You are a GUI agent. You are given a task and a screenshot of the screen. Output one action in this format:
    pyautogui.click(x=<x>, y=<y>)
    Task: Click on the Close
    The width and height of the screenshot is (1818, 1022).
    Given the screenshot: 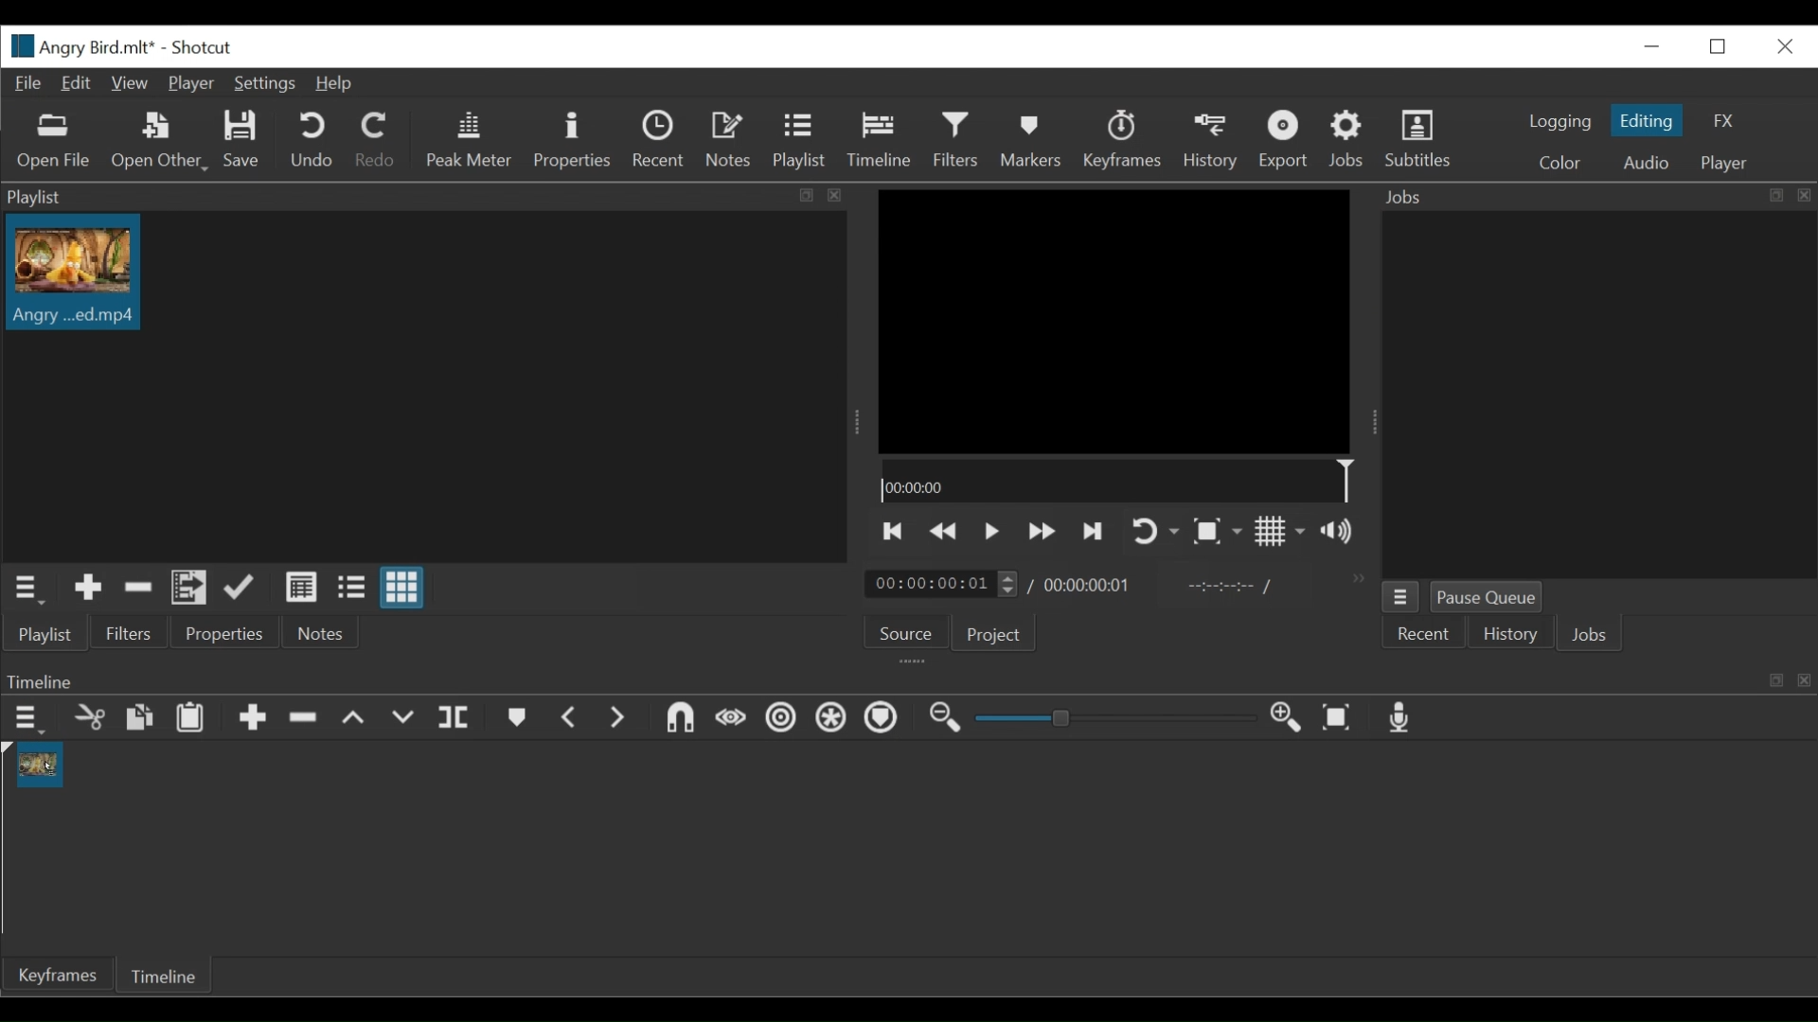 What is the action you would take?
    pyautogui.click(x=1654, y=46)
    